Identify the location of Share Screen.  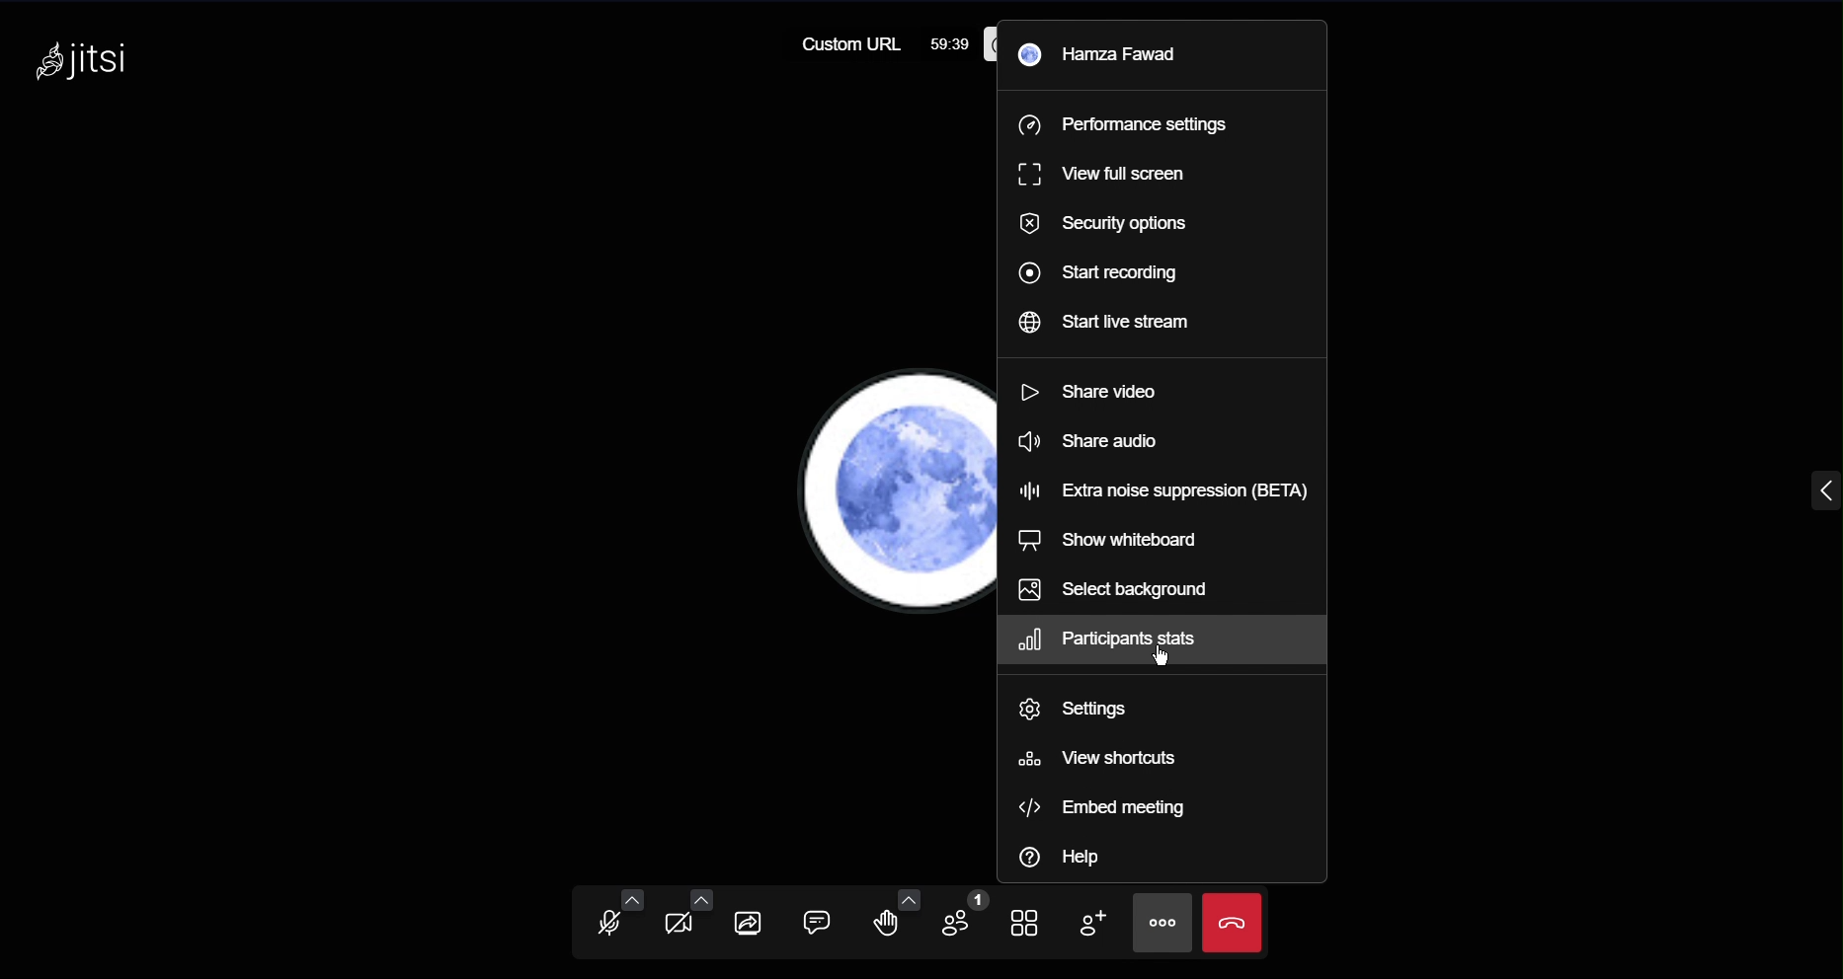
(753, 923).